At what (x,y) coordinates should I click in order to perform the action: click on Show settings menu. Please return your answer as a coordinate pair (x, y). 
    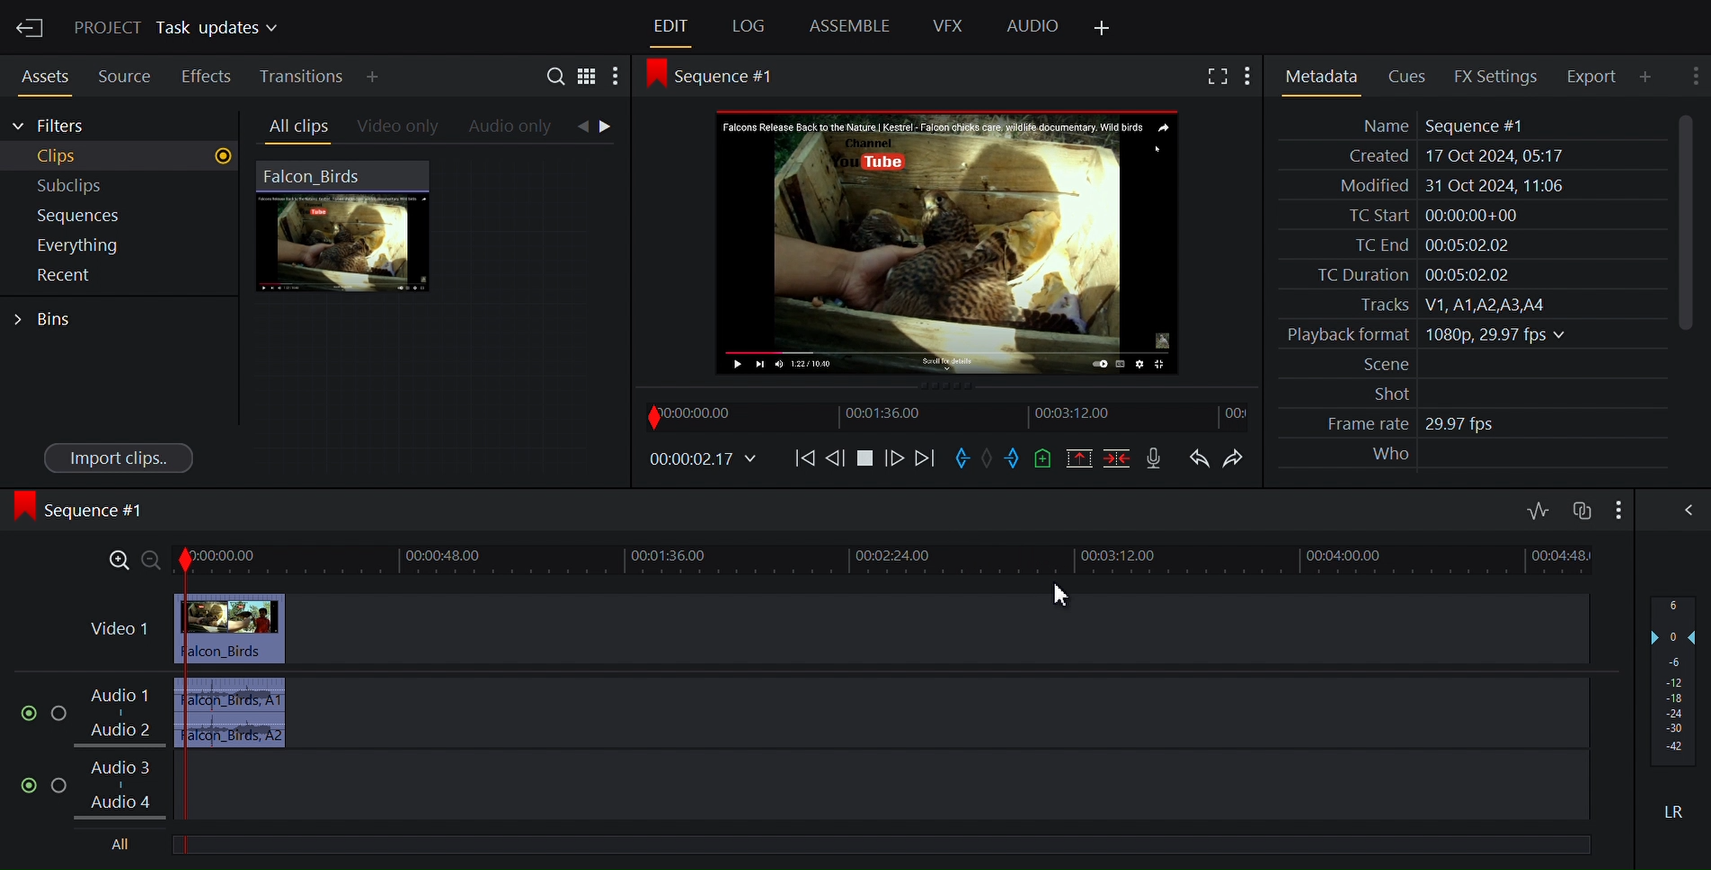
    Looking at the image, I should click on (617, 75).